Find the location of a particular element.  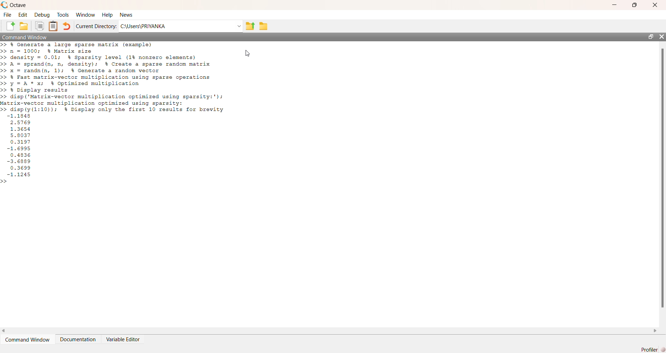

undo is located at coordinates (67, 27).